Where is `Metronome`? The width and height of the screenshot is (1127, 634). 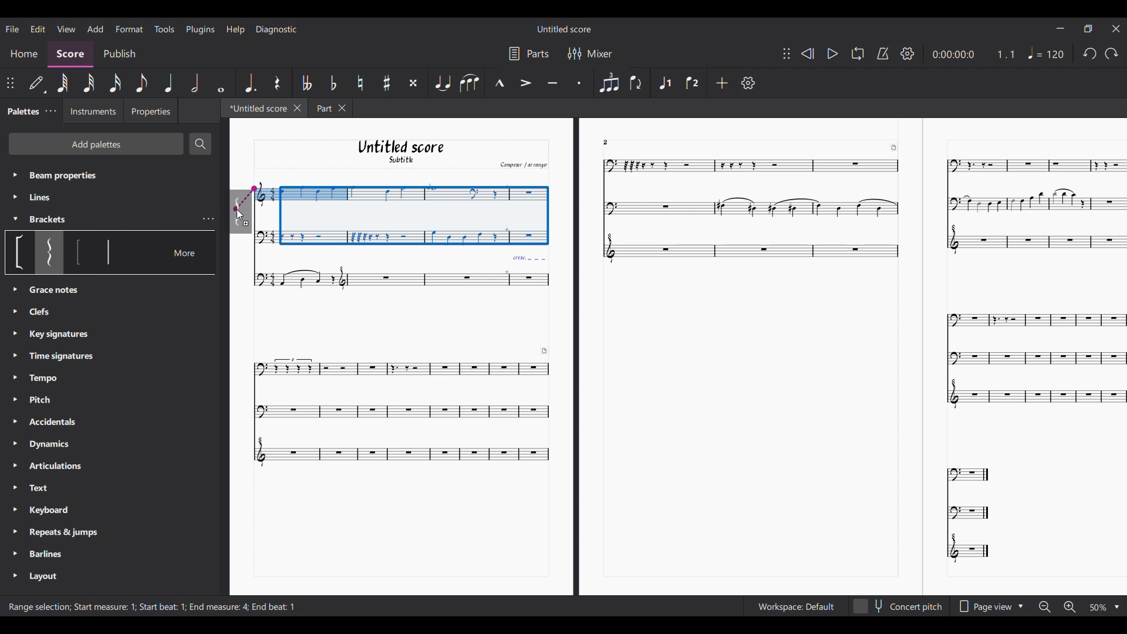 Metronome is located at coordinates (883, 53).